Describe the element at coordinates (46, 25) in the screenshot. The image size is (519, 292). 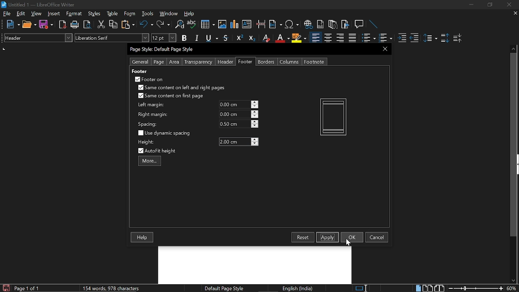
I see `Save` at that location.